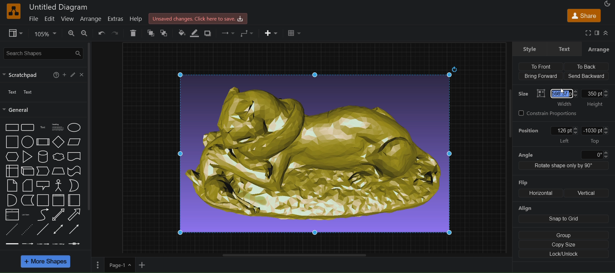  What do you see at coordinates (588, 67) in the screenshot?
I see `To back (align)` at bounding box center [588, 67].